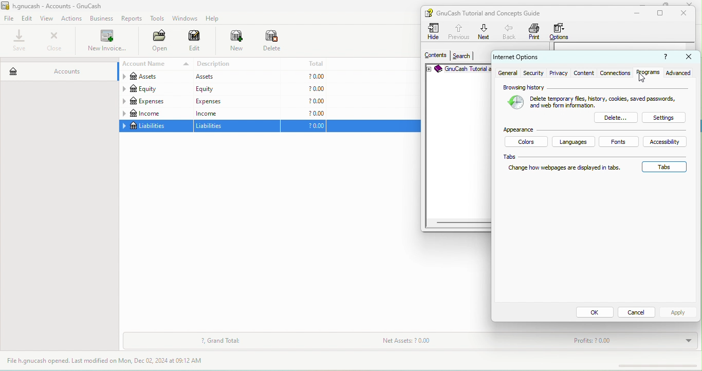  Describe the element at coordinates (526, 141) in the screenshot. I see `colors` at that location.